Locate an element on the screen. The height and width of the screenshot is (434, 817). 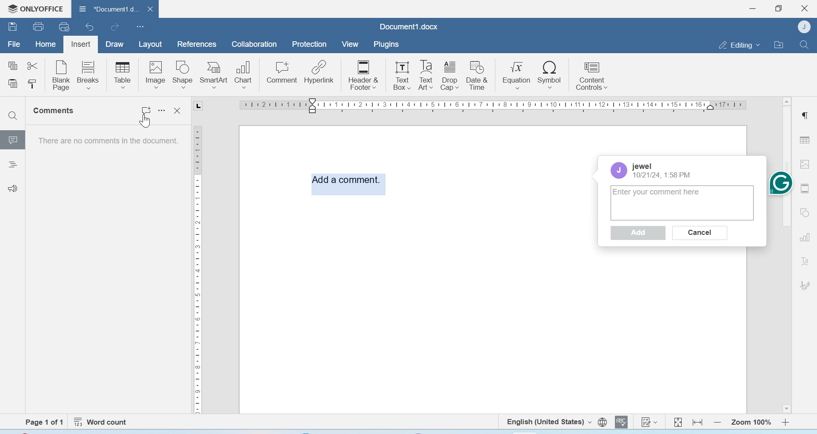
Shape is located at coordinates (183, 75).